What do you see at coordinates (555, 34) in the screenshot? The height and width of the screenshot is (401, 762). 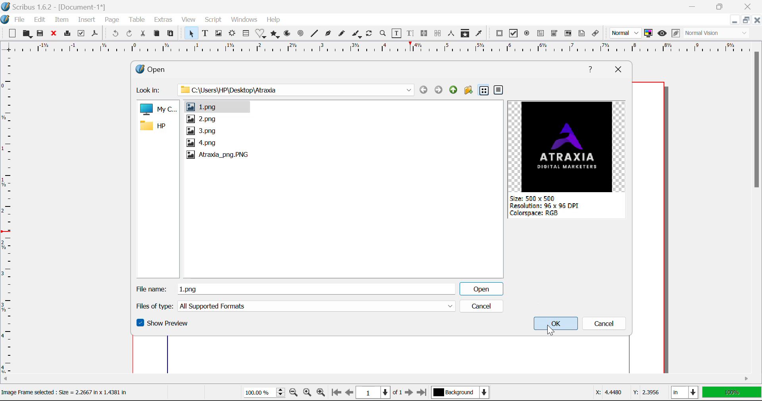 I see `Pdf Combobox` at bounding box center [555, 34].